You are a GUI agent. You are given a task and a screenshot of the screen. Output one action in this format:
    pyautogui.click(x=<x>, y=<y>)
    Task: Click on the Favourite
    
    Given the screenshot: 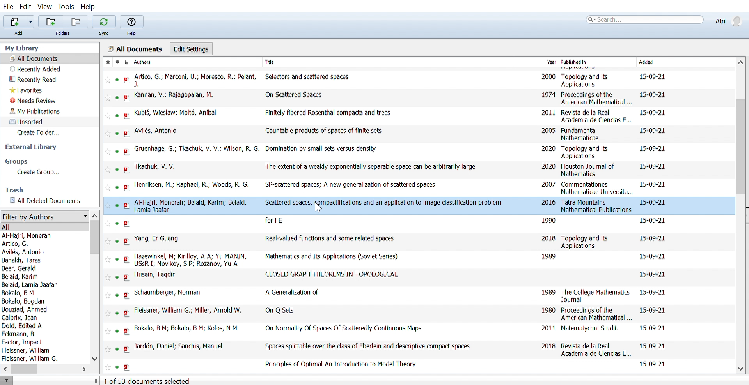 What is the action you would take?
    pyautogui.click(x=106, y=278)
    